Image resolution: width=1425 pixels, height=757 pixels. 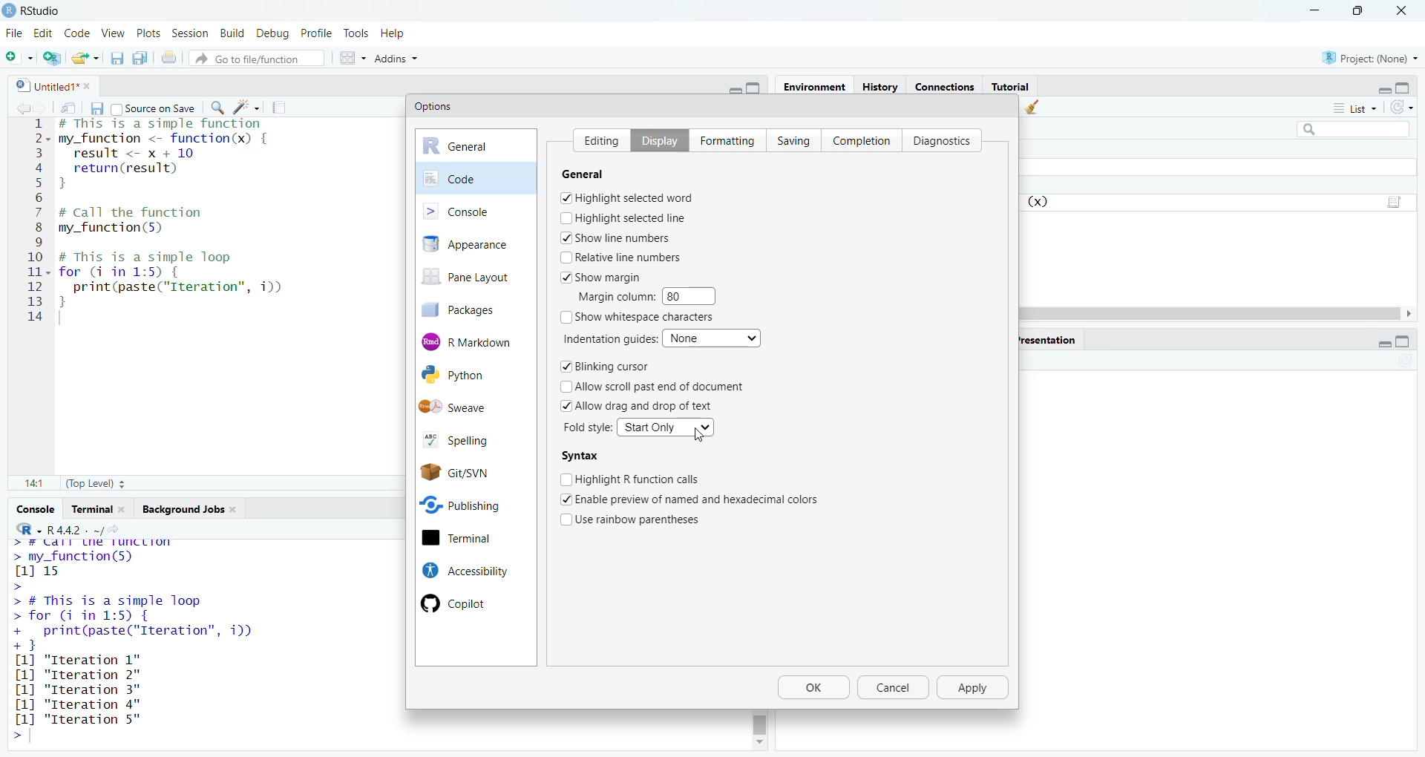 I want to click on blinking cursor, so click(x=604, y=367).